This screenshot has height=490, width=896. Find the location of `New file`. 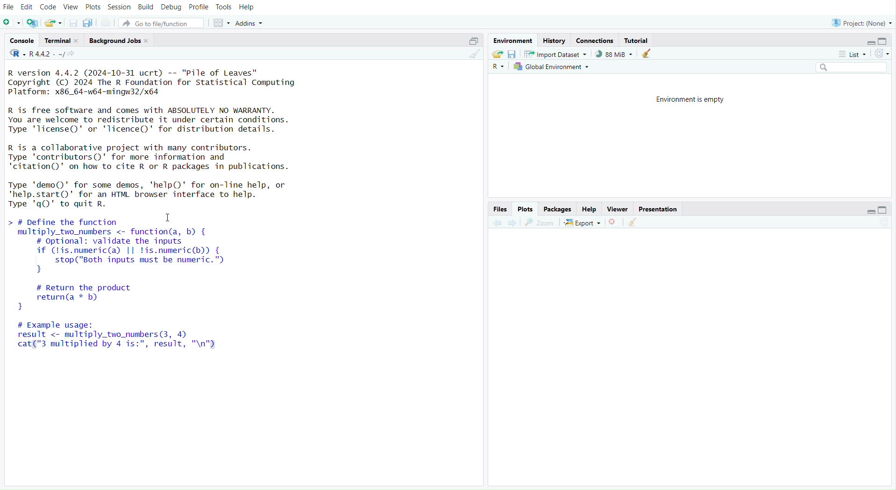

New file is located at coordinates (12, 22).